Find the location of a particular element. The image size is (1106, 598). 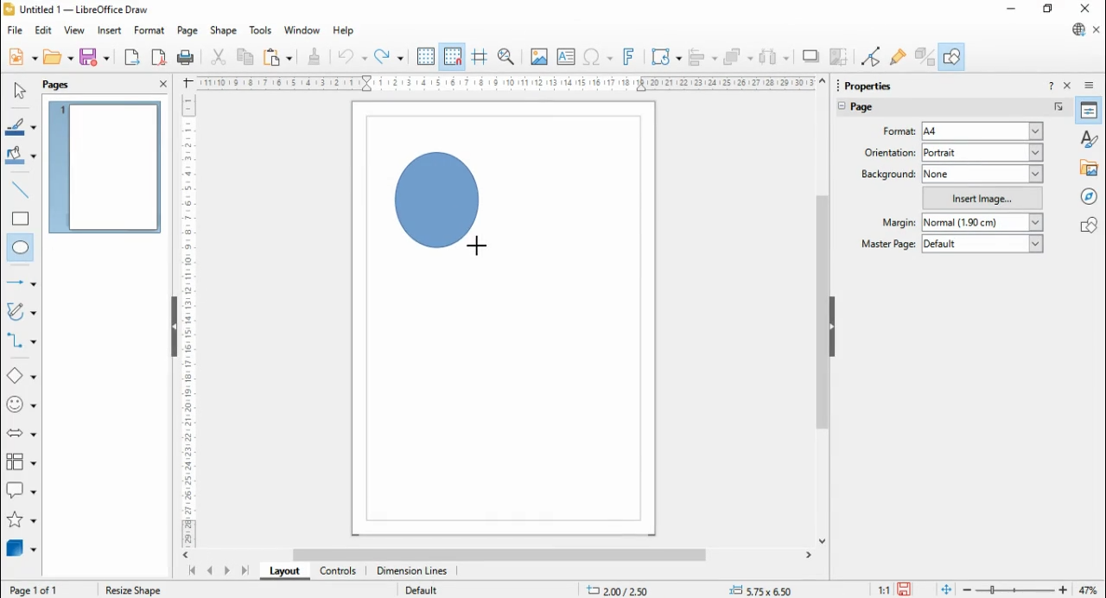

show draw functions is located at coordinates (951, 56).